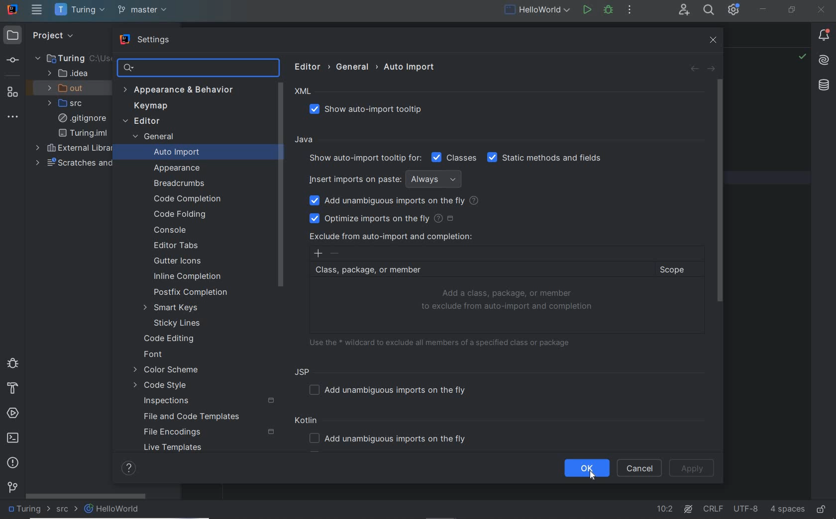  I want to click on APPLY, so click(694, 469).